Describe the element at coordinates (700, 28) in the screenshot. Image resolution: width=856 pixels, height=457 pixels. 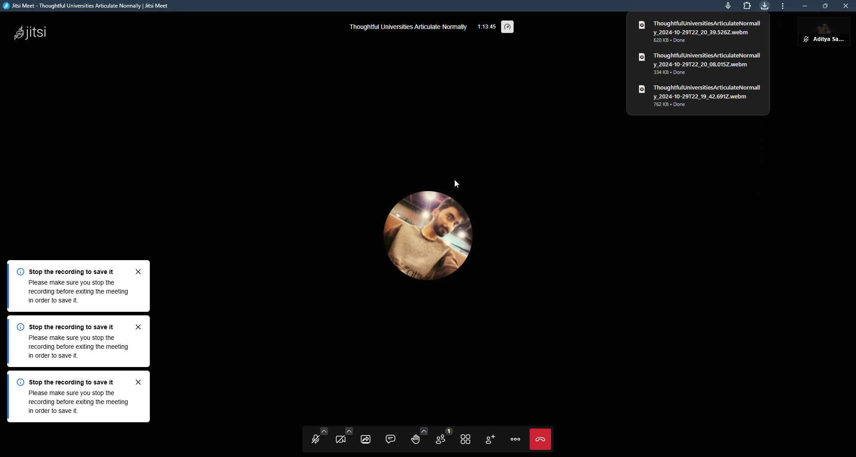
I see `[  ThoughtfulUniversitiesArticulateNormall
v 2024-10-29T22 20 39.526Z.webm` at that location.